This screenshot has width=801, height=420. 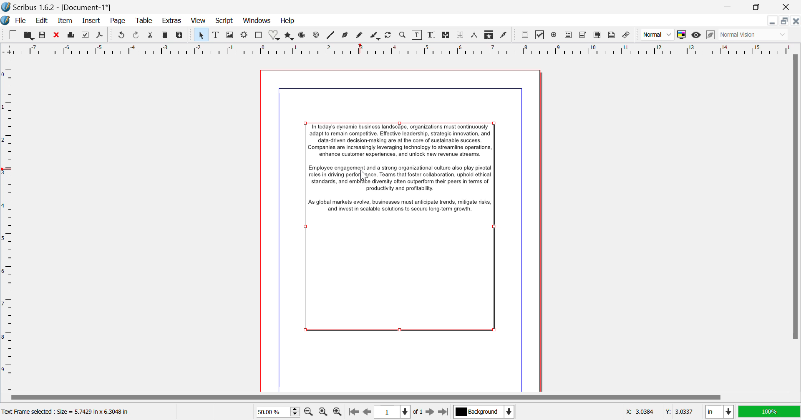 What do you see at coordinates (100, 35) in the screenshot?
I see `Save as Pdf` at bounding box center [100, 35].